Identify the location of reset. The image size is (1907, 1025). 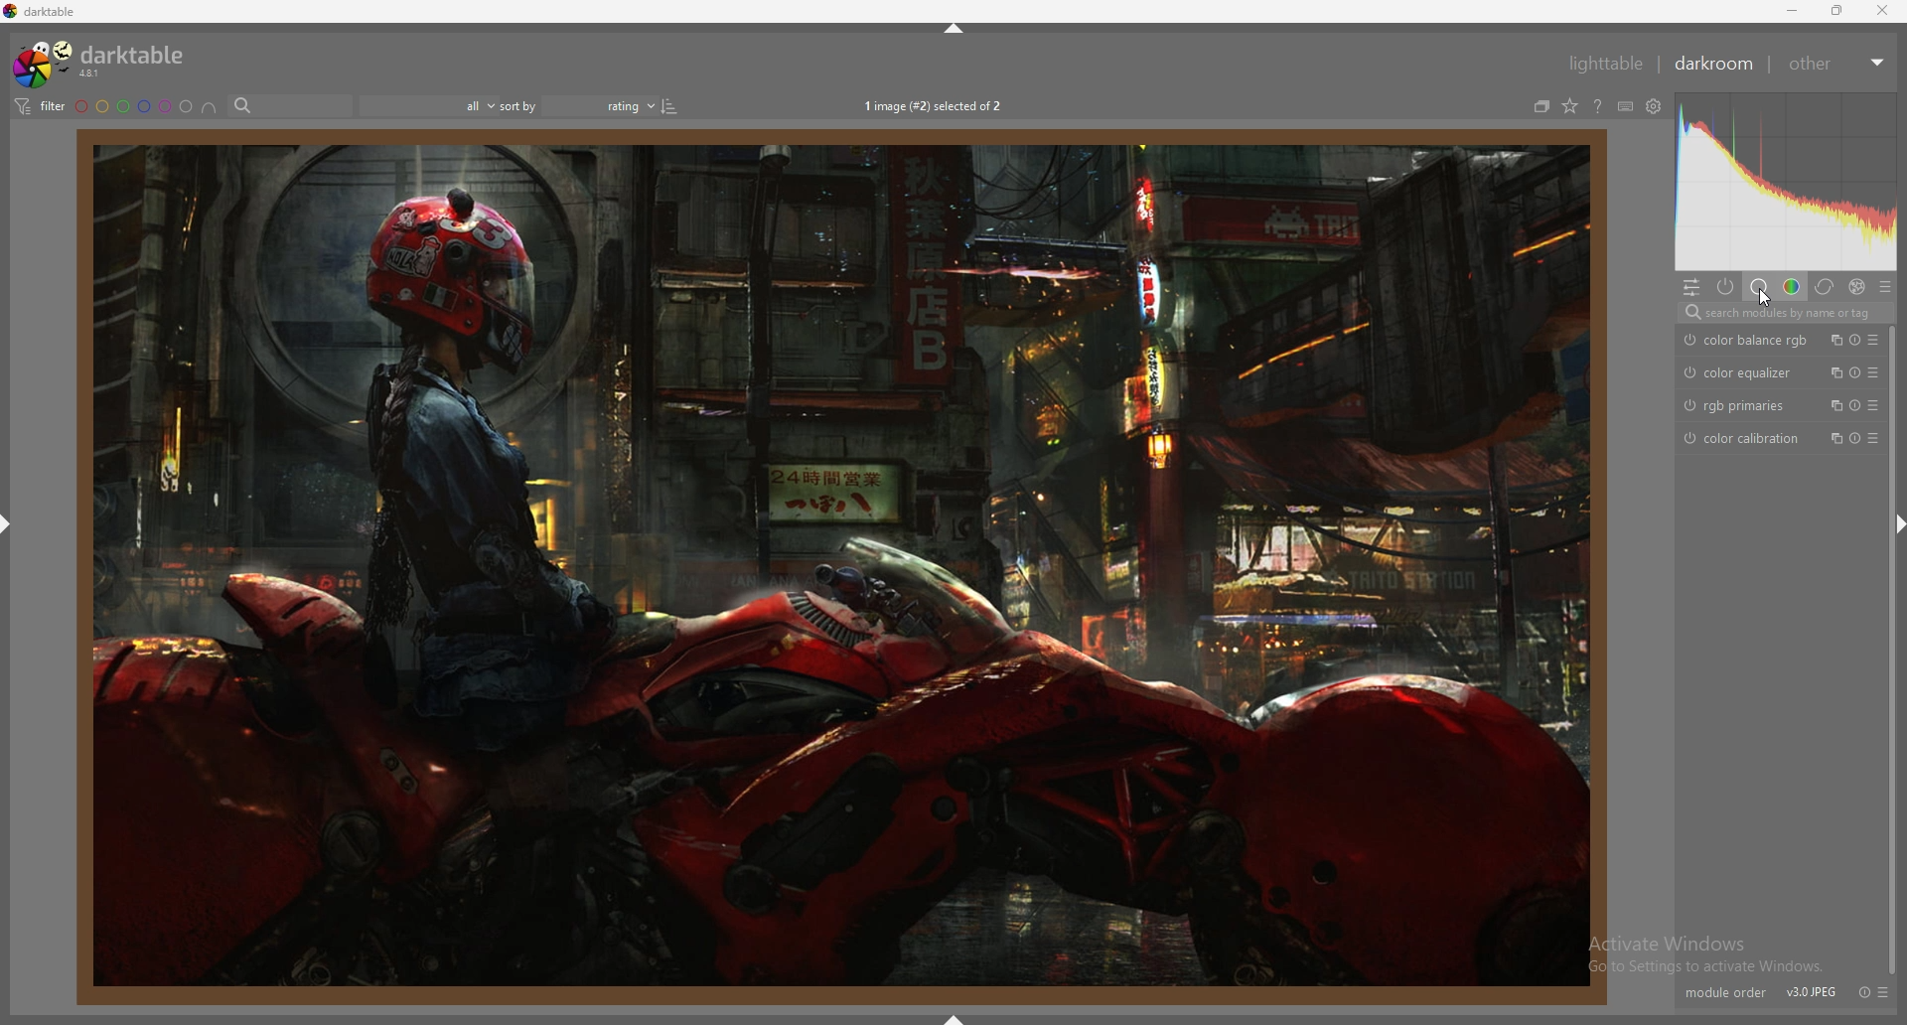
(1855, 340).